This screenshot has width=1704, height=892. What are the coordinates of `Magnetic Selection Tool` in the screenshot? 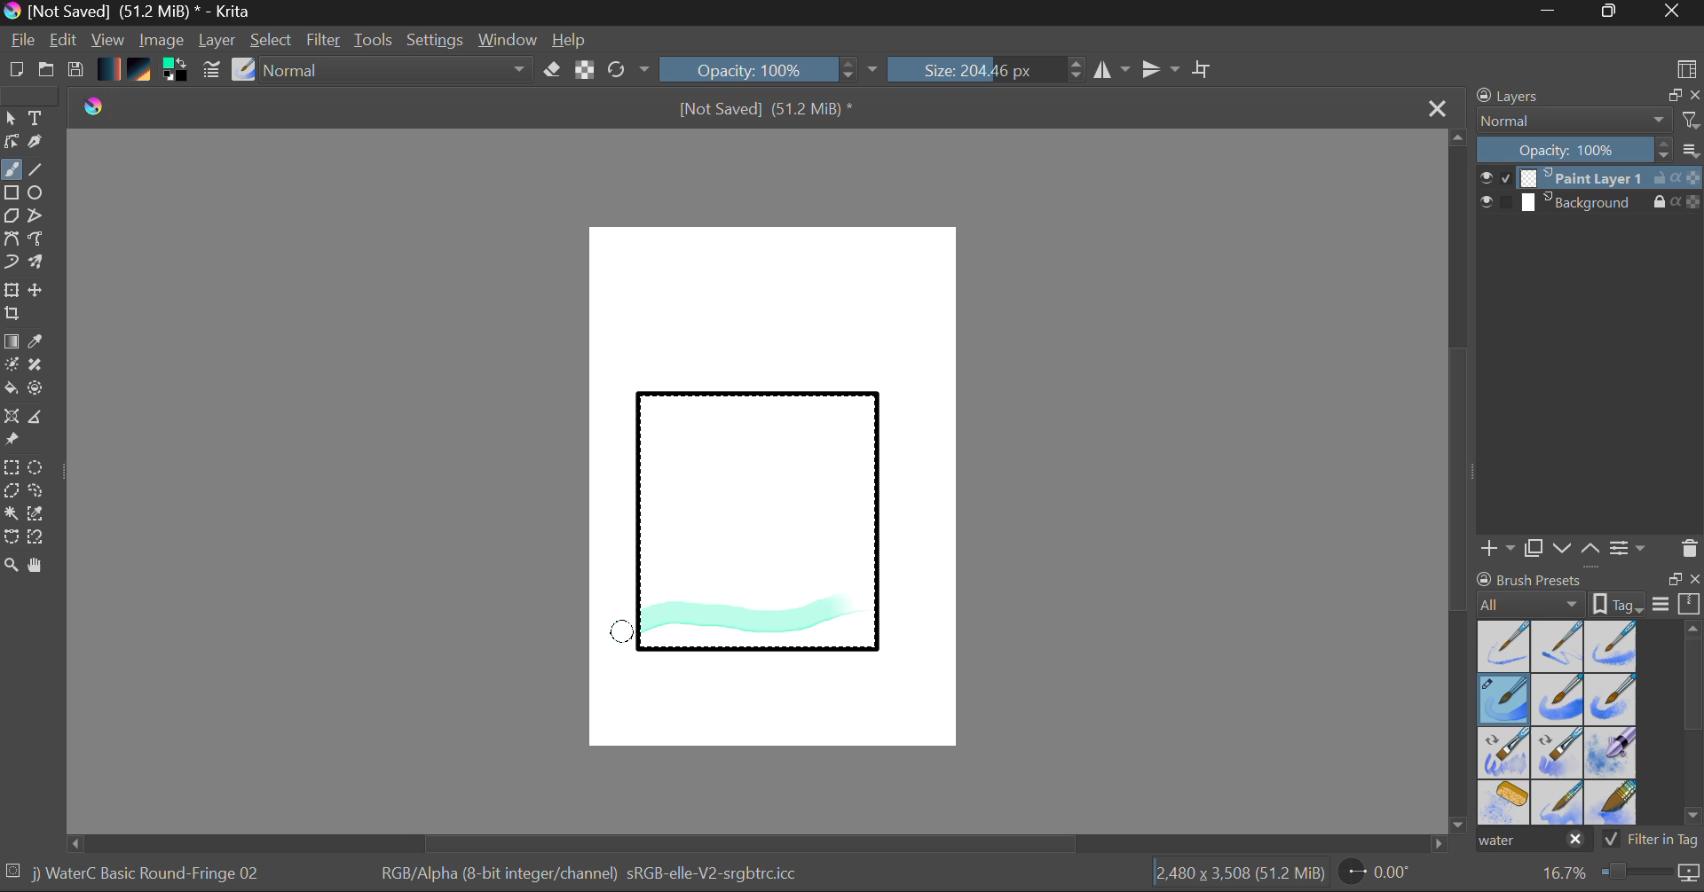 It's located at (36, 537).